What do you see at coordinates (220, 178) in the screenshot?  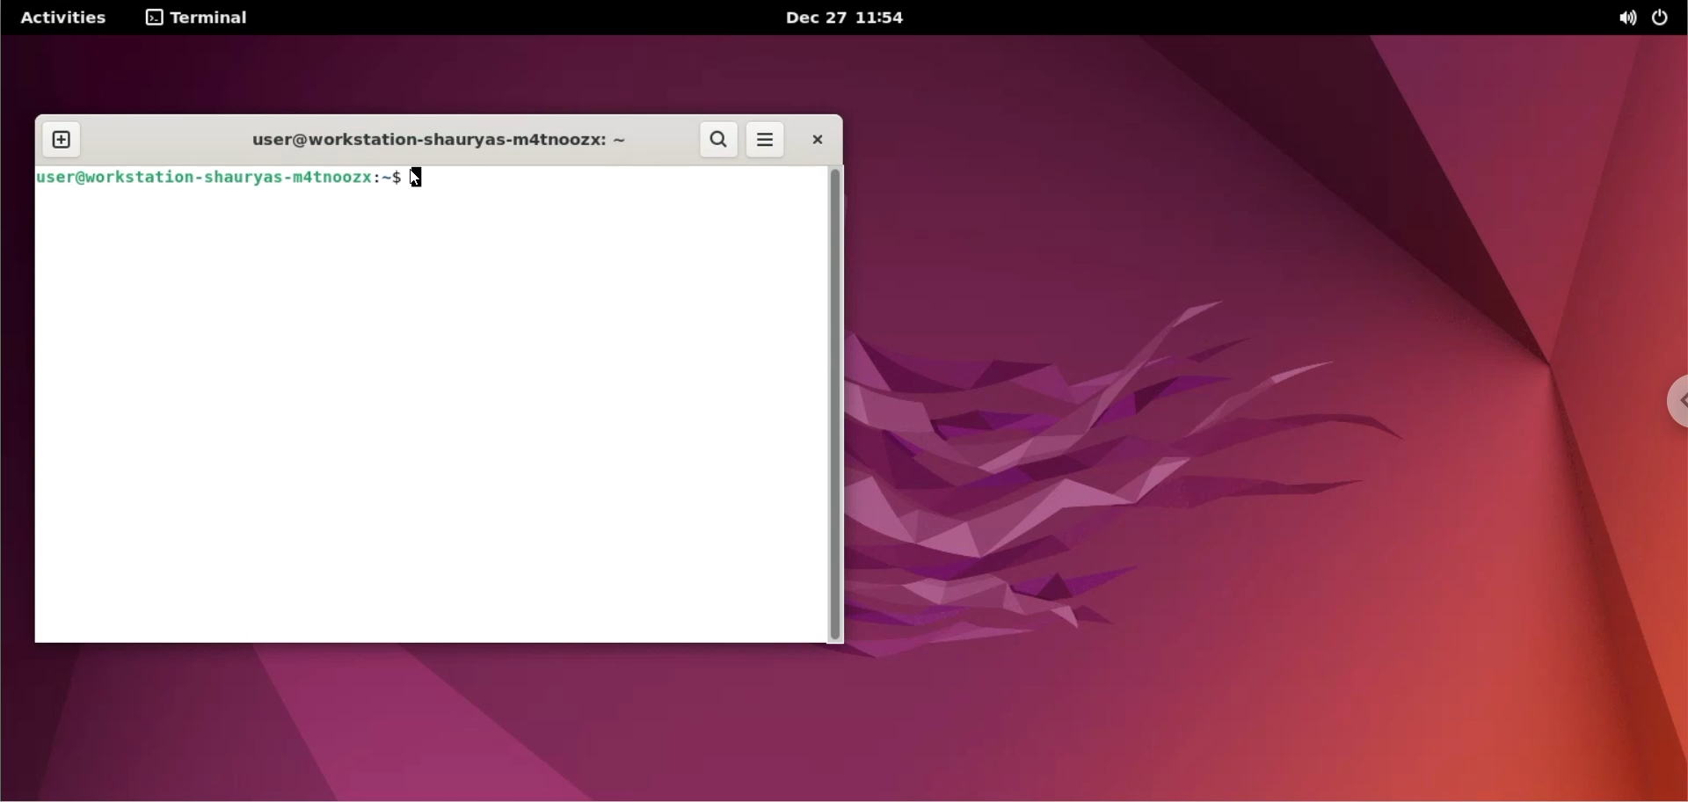 I see `shell prompt: user@workstation-shauryas-m4tnoozx:~$ ` at bounding box center [220, 178].